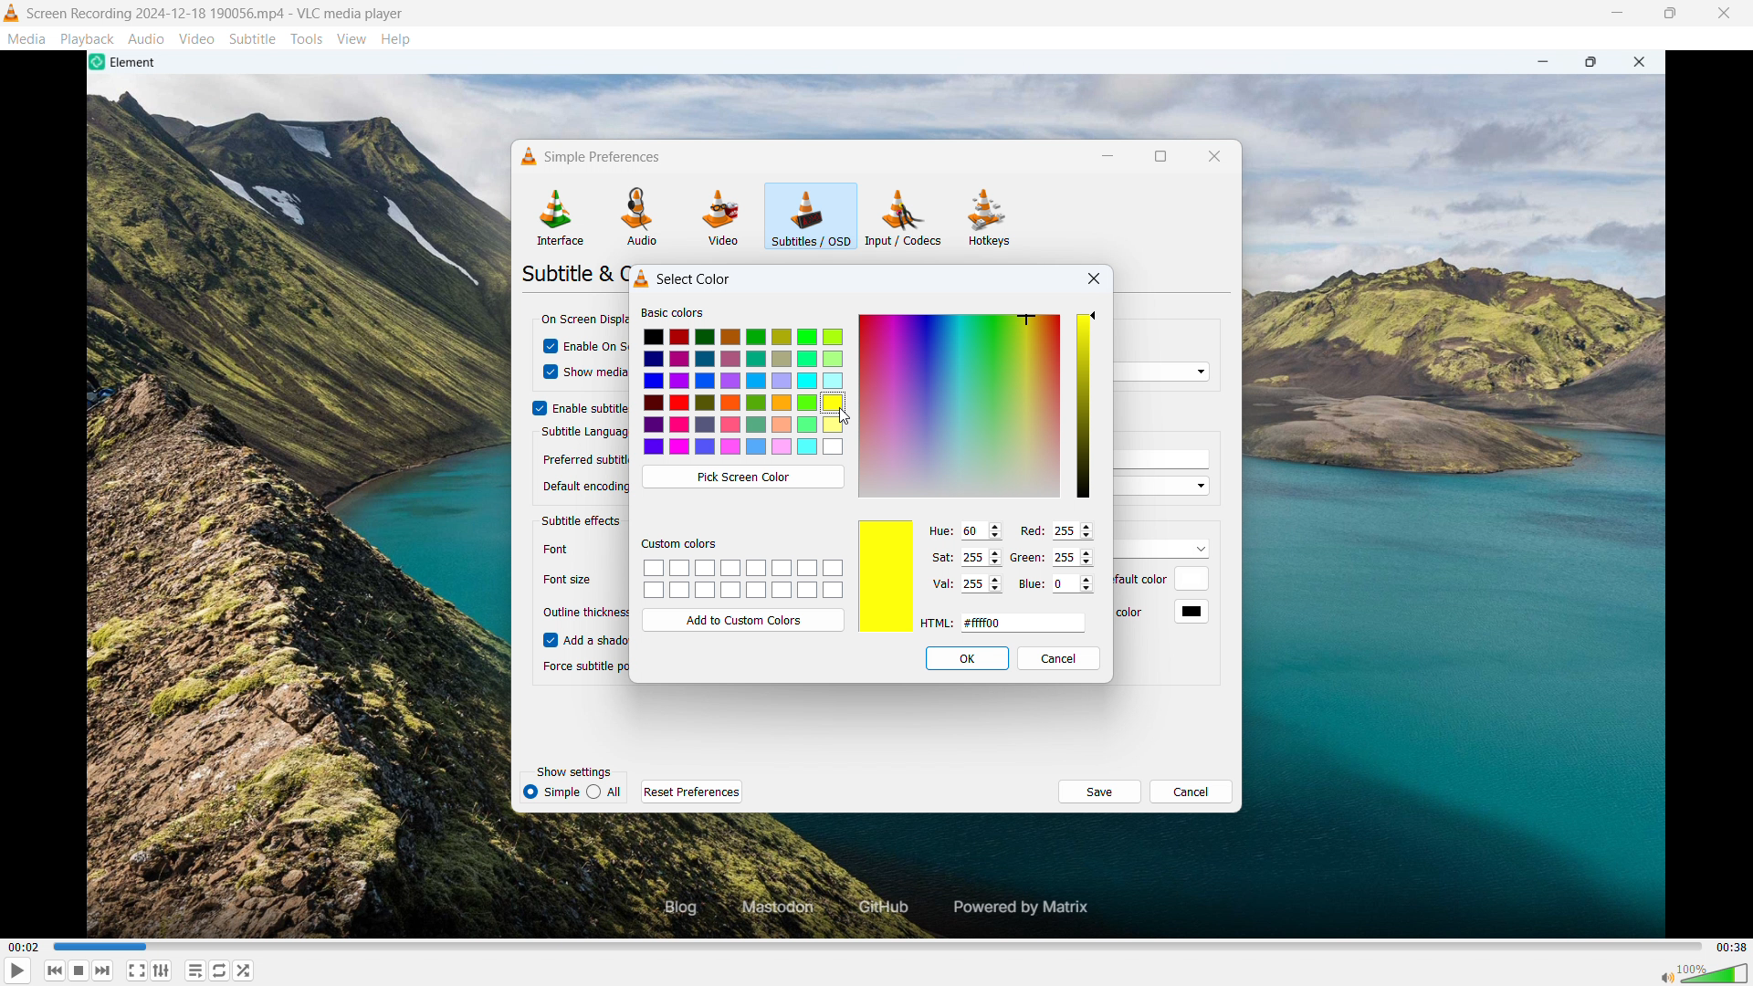  Describe the element at coordinates (307, 38) in the screenshot. I see `Tools ` at that location.